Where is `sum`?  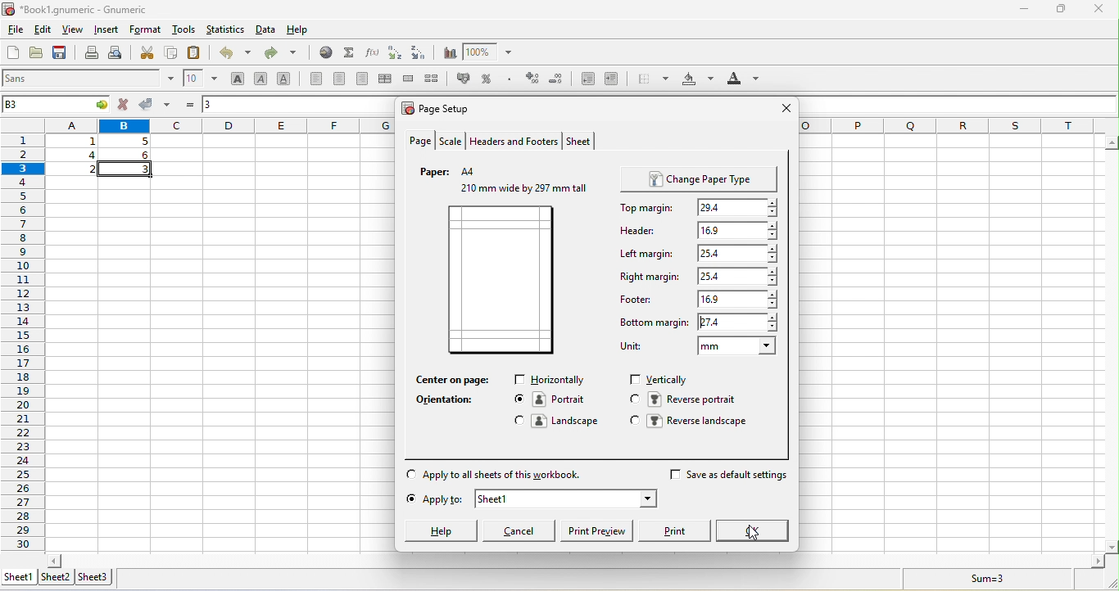 sum is located at coordinates (349, 52).